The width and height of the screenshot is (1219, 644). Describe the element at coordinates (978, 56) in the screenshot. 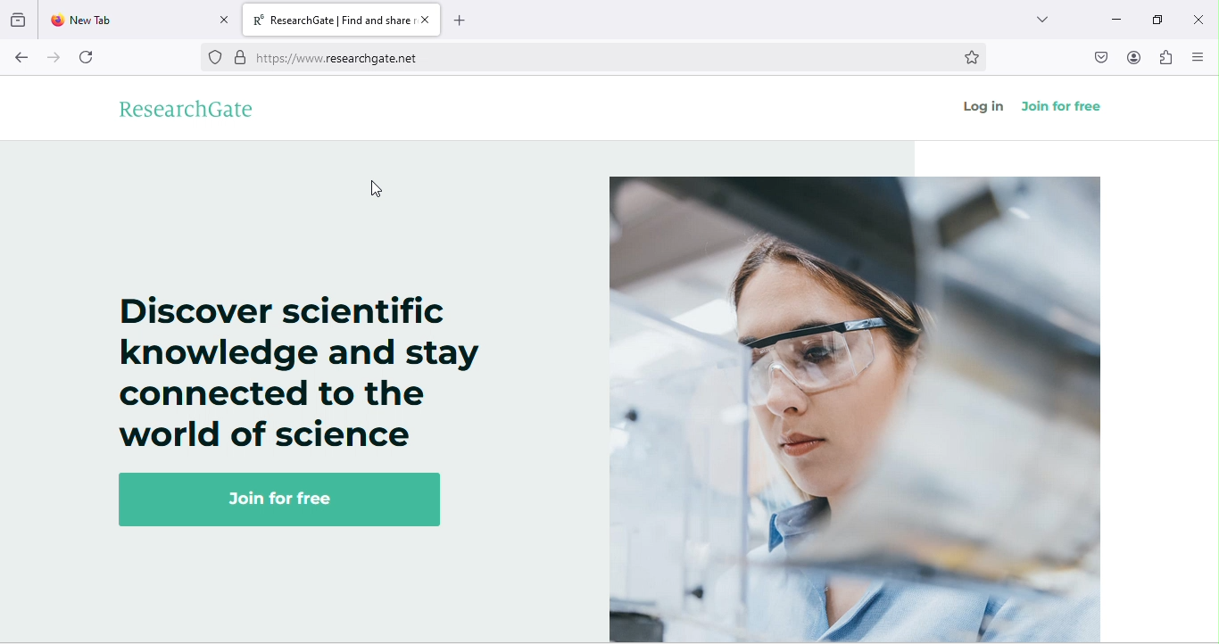

I see `bookmark` at that location.